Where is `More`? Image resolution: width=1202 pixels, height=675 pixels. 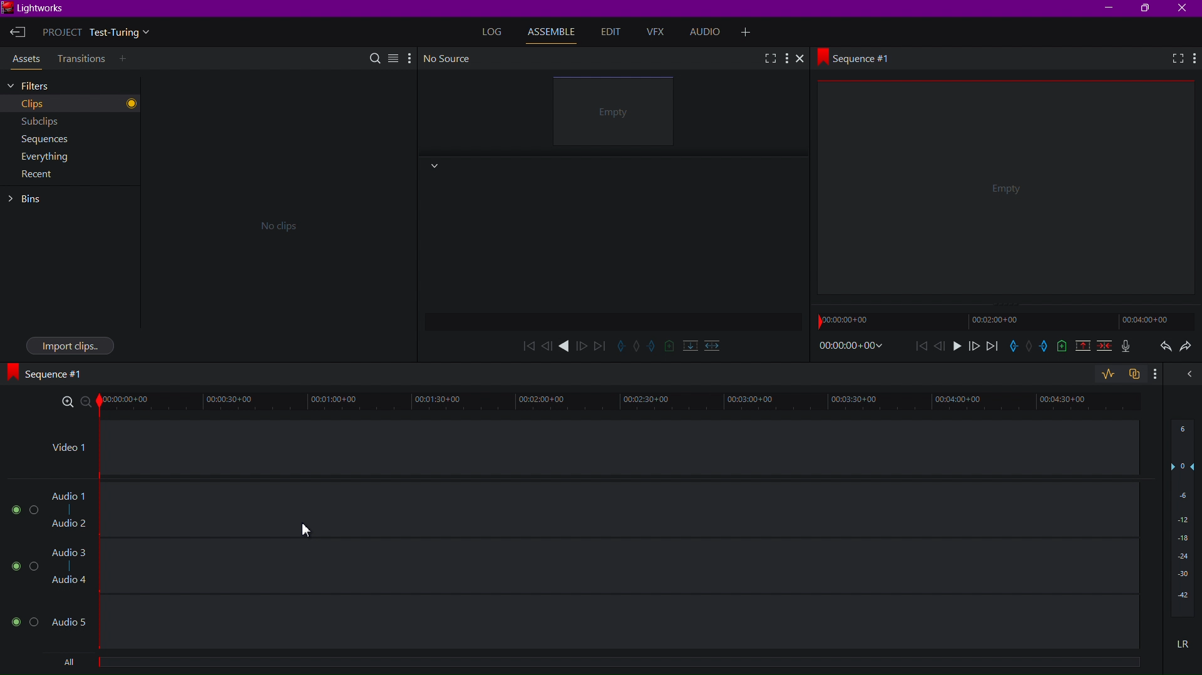
More is located at coordinates (1159, 376).